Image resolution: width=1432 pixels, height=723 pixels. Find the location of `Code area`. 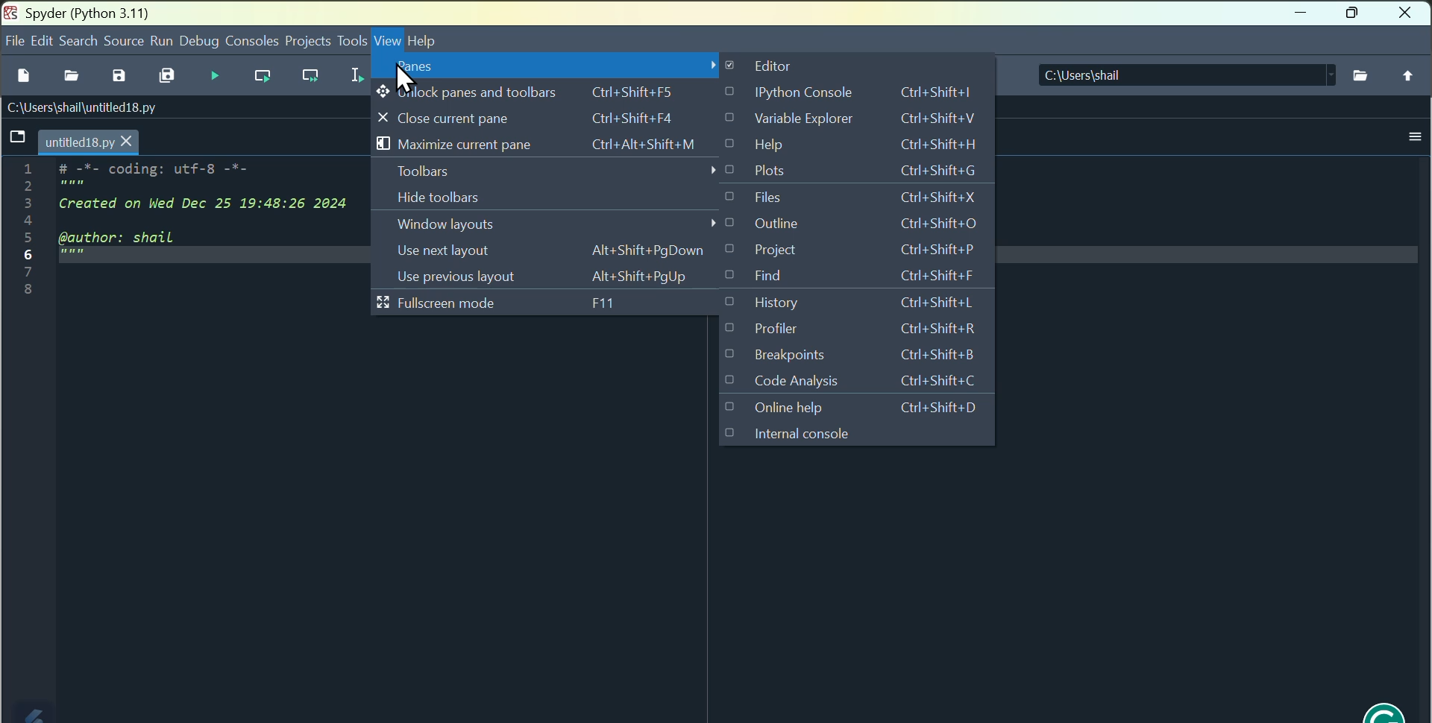

Code area is located at coordinates (204, 245).